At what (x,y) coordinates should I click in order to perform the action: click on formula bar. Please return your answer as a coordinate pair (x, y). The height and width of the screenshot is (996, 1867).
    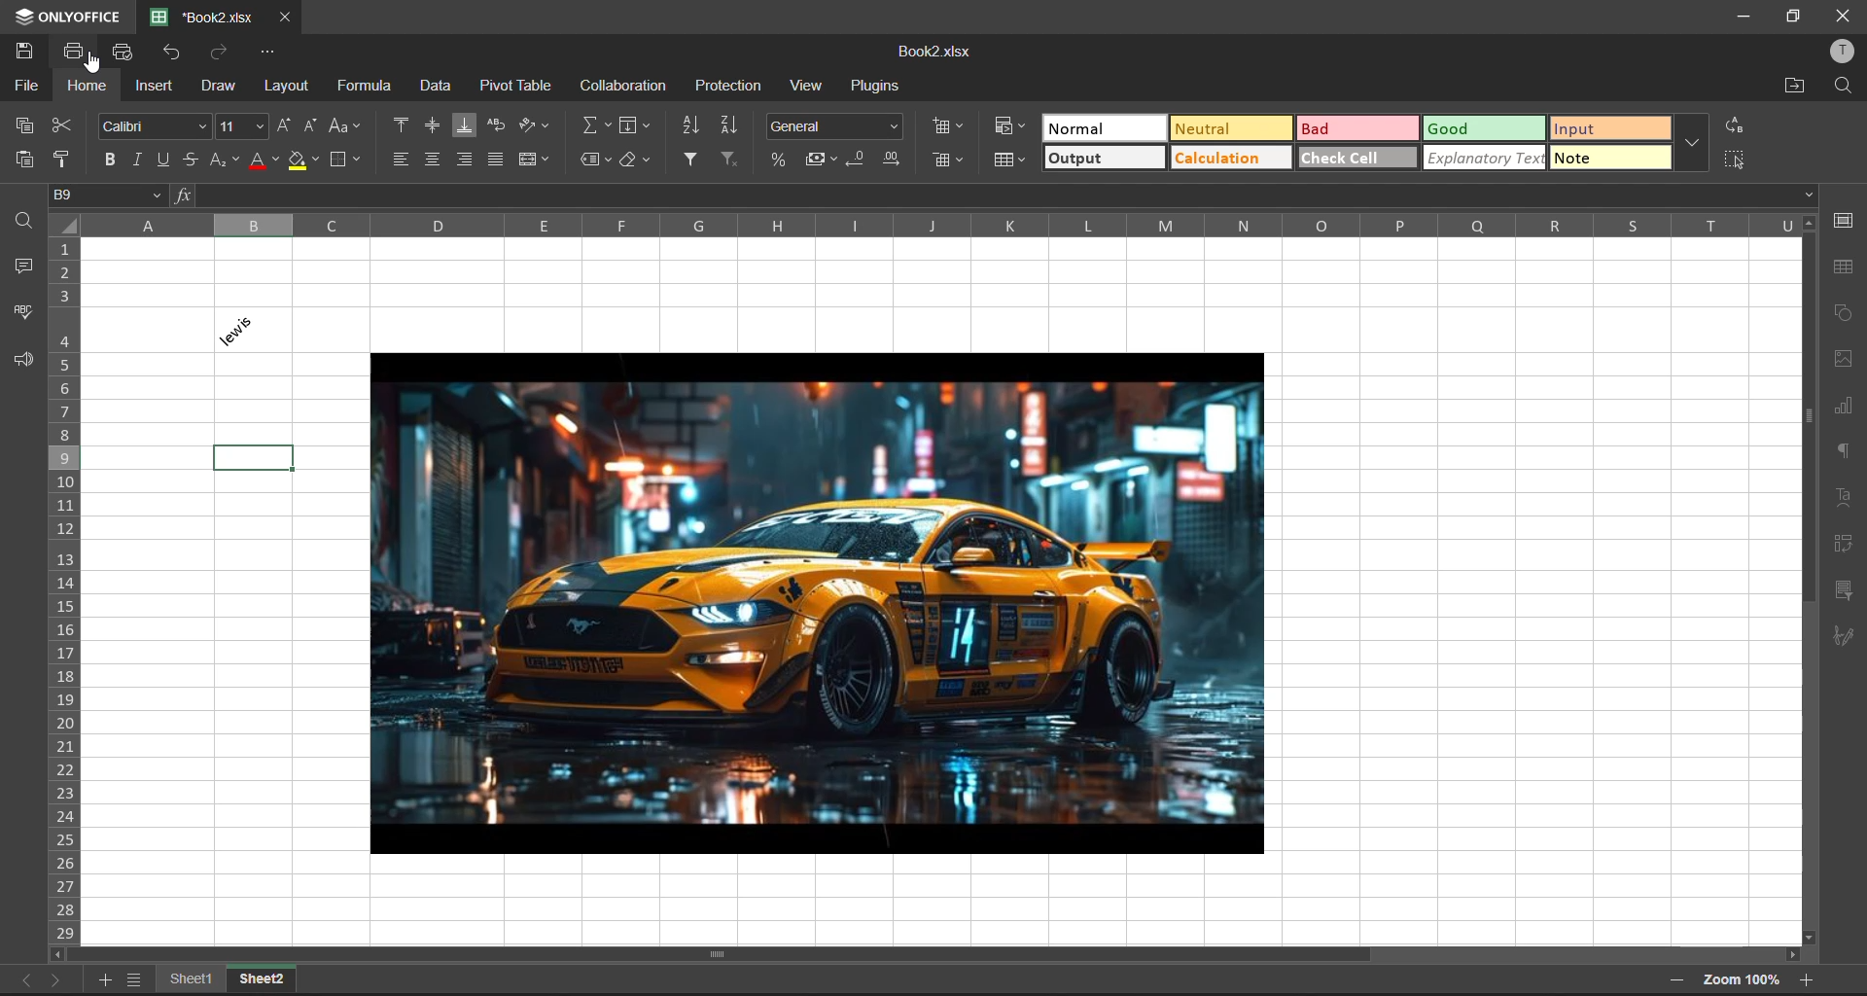
    Looking at the image, I should click on (993, 197).